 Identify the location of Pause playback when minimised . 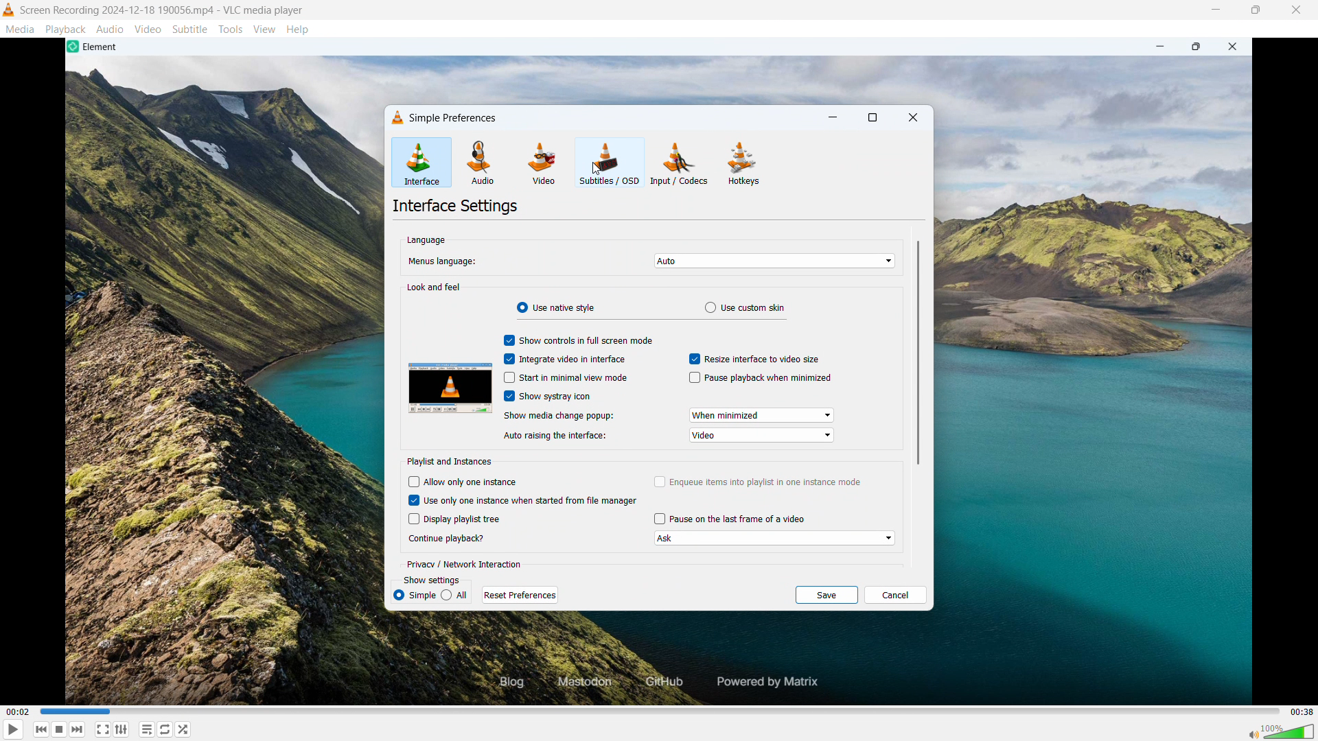
(783, 378).